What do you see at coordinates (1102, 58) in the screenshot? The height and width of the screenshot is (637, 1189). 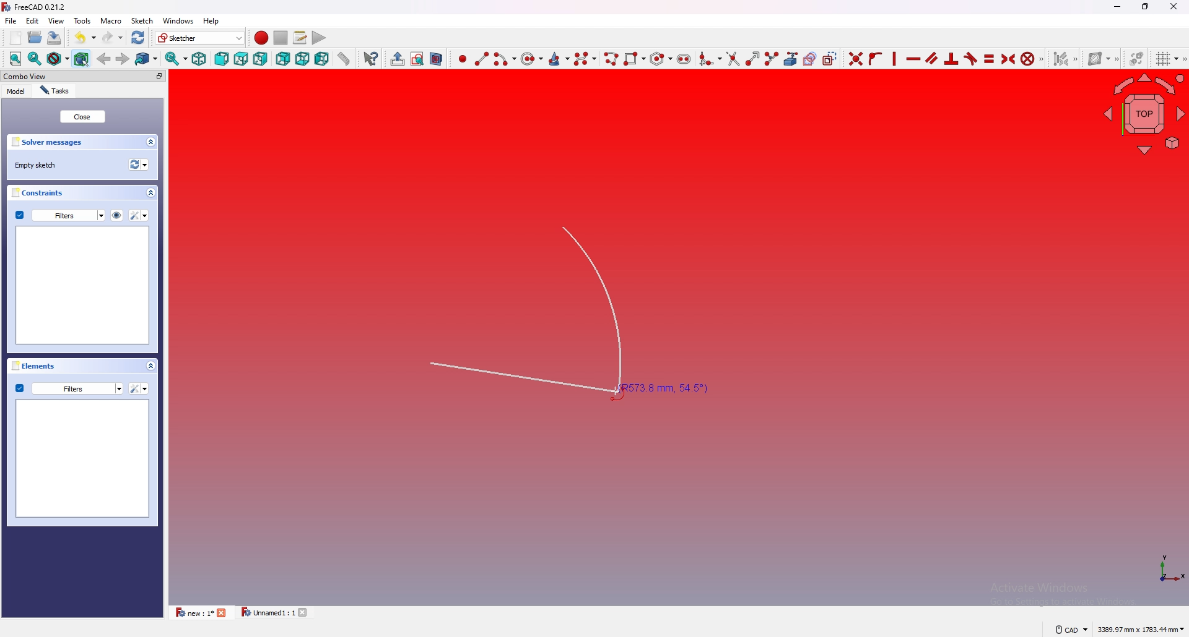 I see `show B-Spline information layer` at bounding box center [1102, 58].